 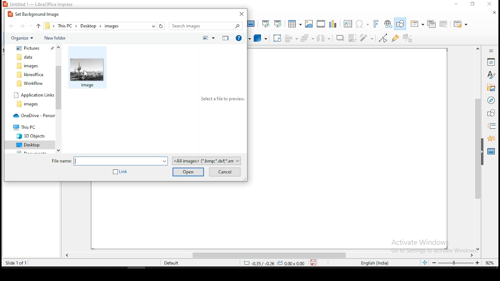 I want to click on scroll bar, so click(x=58, y=98).